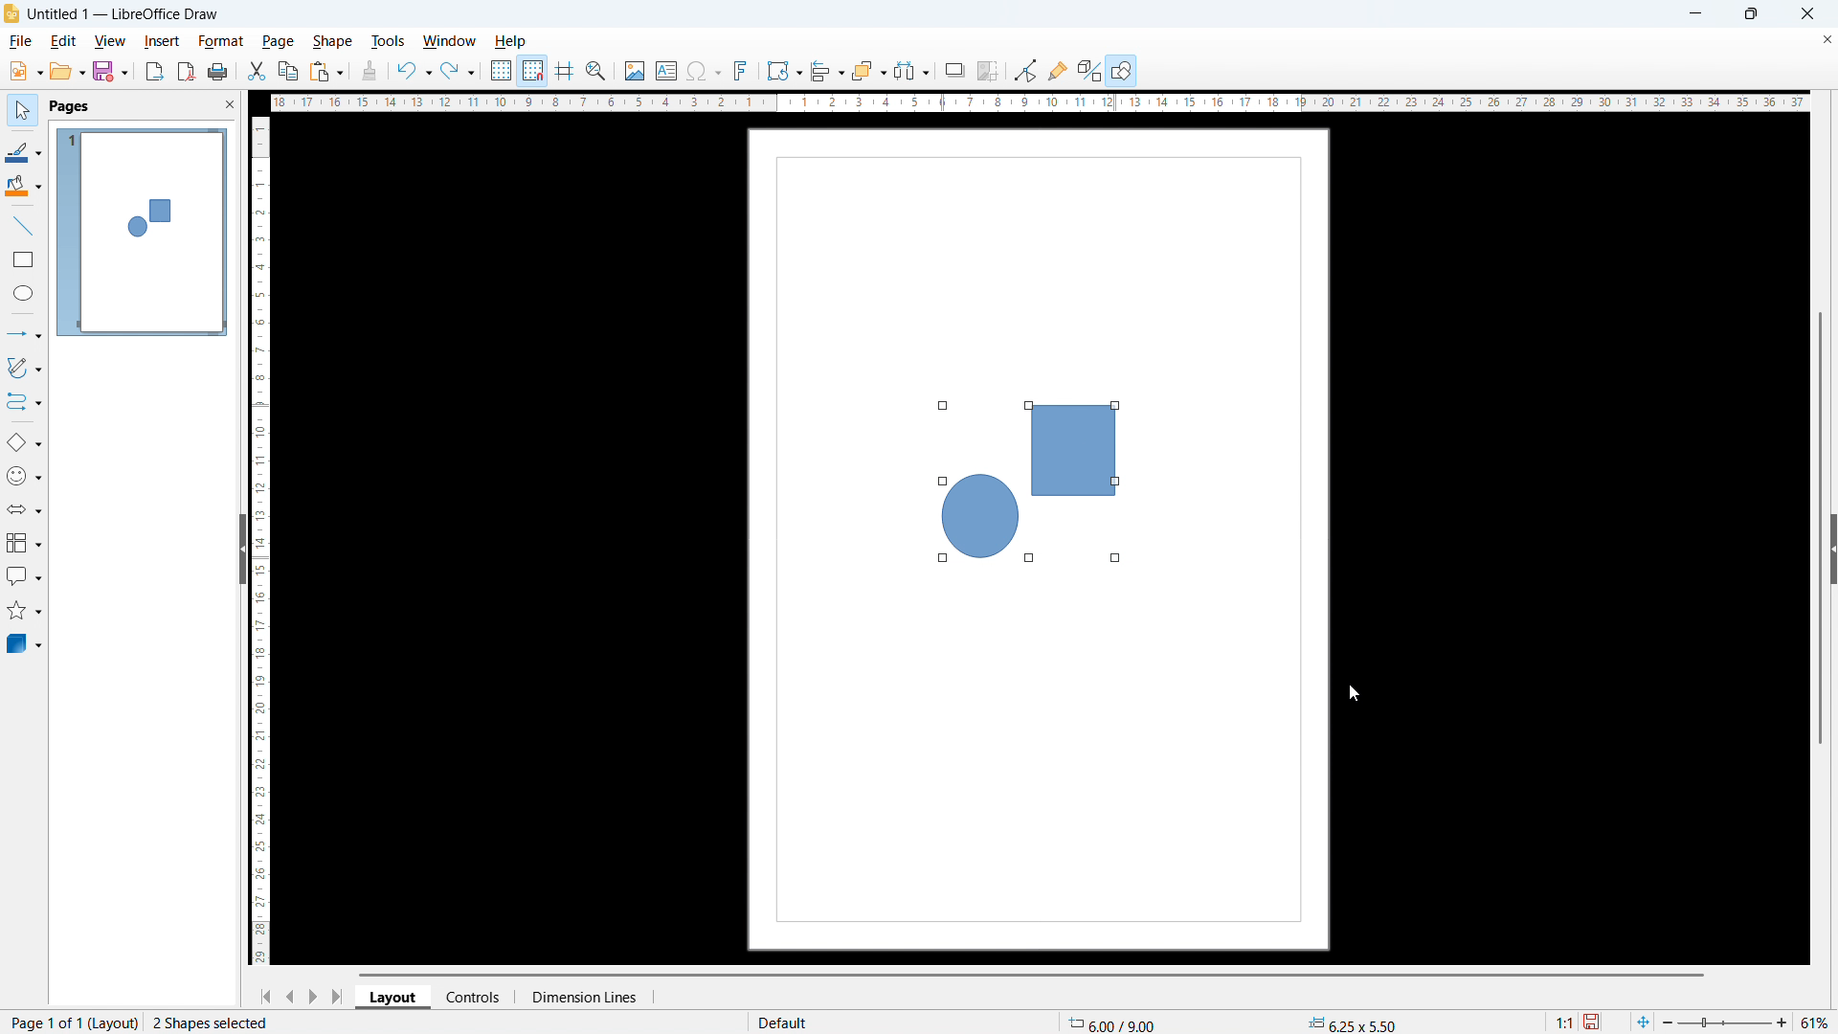 The image size is (1838, 1034). Describe the element at coordinates (266, 996) in the screenshot. I see `go to first page` at that location.